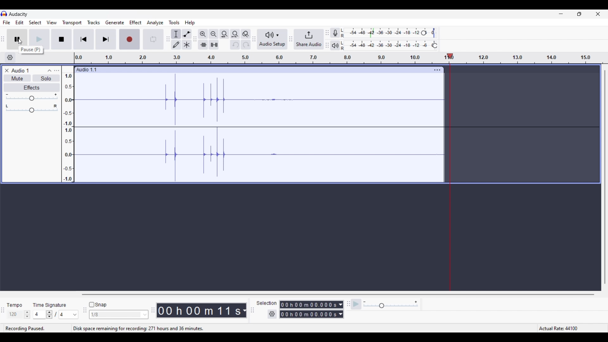 Image resolution: width=608 pixels, height=342 pixels. I want to click on Close interface, so click(598, 14).